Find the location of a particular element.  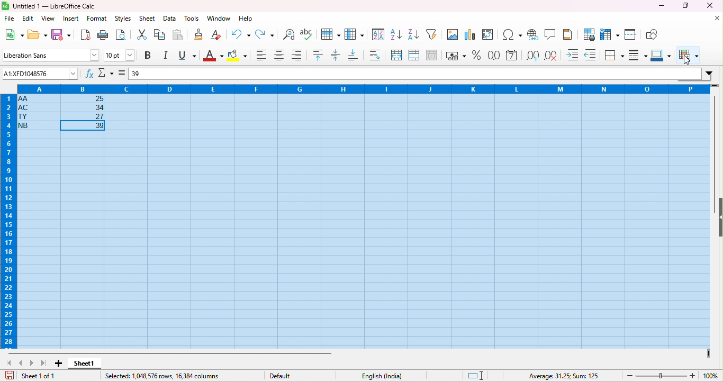

underline is located at coordinates (187, 56).